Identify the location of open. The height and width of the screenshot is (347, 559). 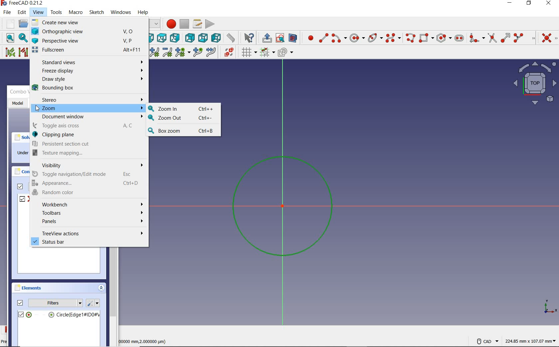
(23, 24).